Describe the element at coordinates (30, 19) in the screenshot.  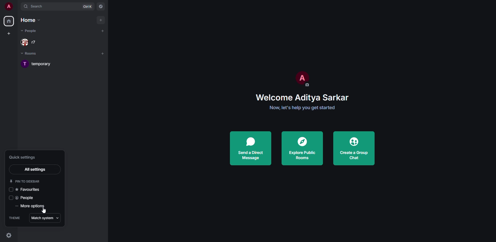
I see `home` at that location.